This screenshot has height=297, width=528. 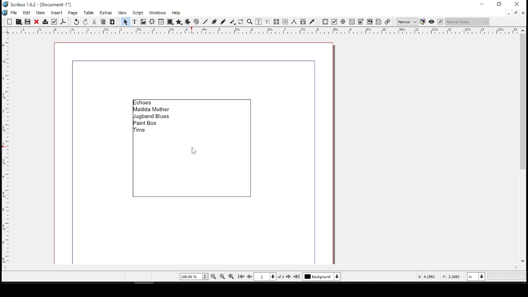 I want to click on zoom out, so click(x=213, y=276).